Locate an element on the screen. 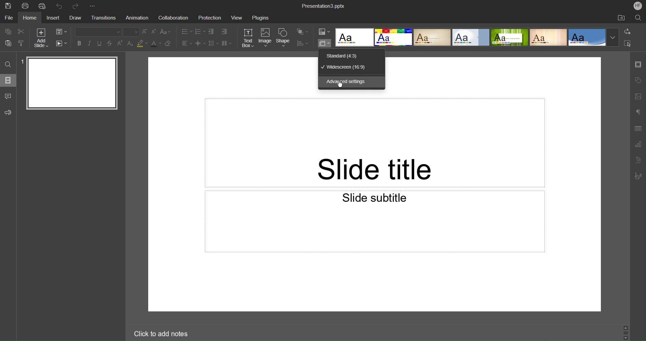 Image resolution: width=646 pixels, height=341 pixels. Shape is located at coordinates (284, 38).